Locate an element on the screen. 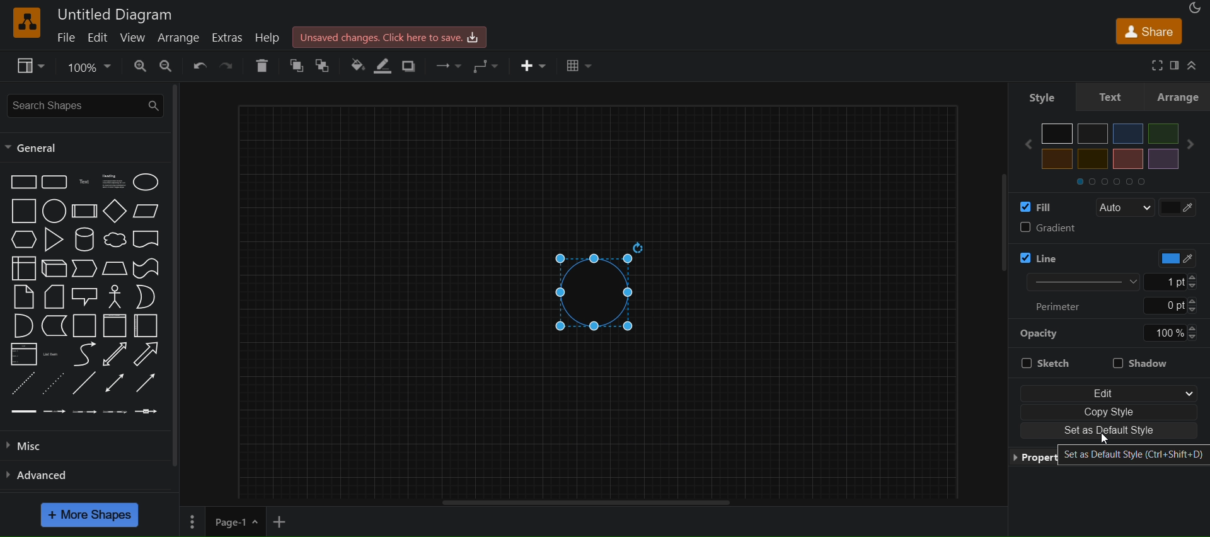 The image size is (1210, 537). auto is located at coordinates (1124, 208).